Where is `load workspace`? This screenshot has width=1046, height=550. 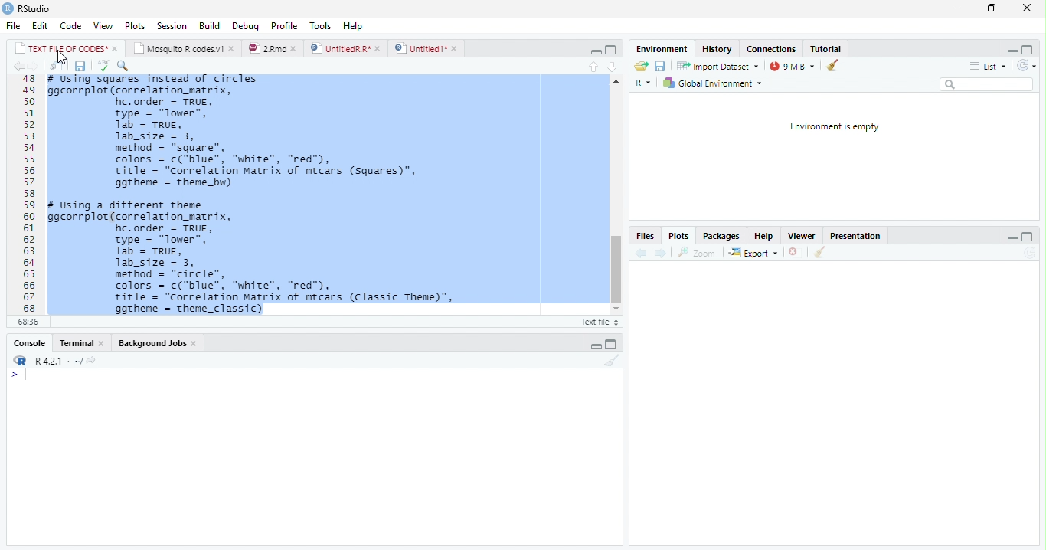 load workspace is located at coordinates (640, 66).